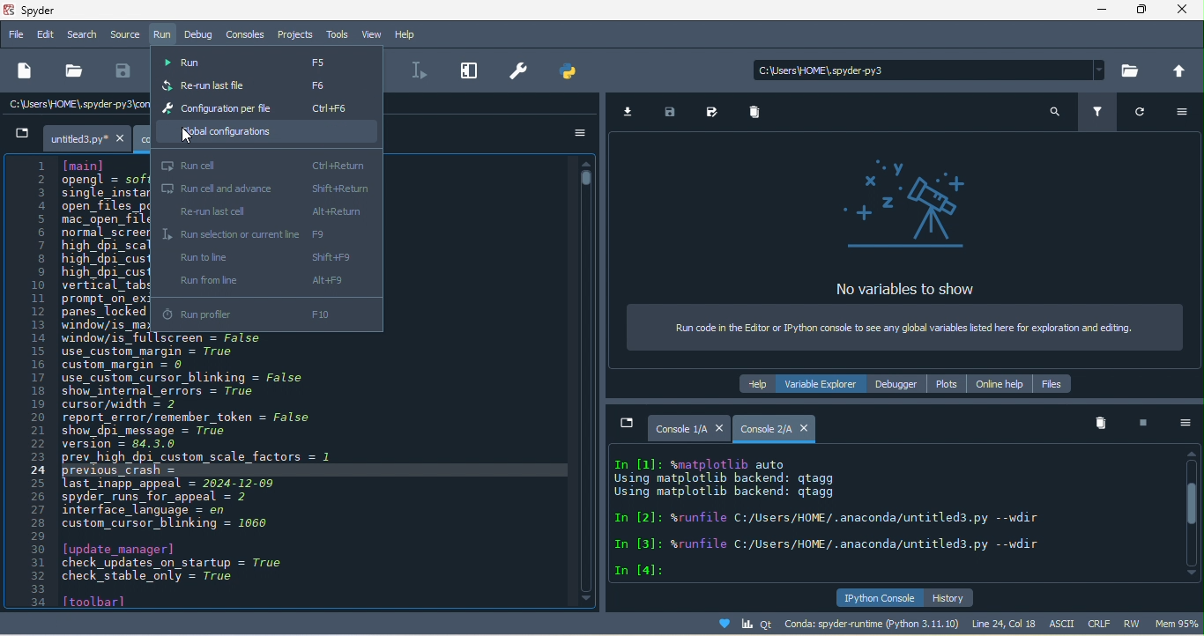  I want to click on untitled.py, so click(68, 137).